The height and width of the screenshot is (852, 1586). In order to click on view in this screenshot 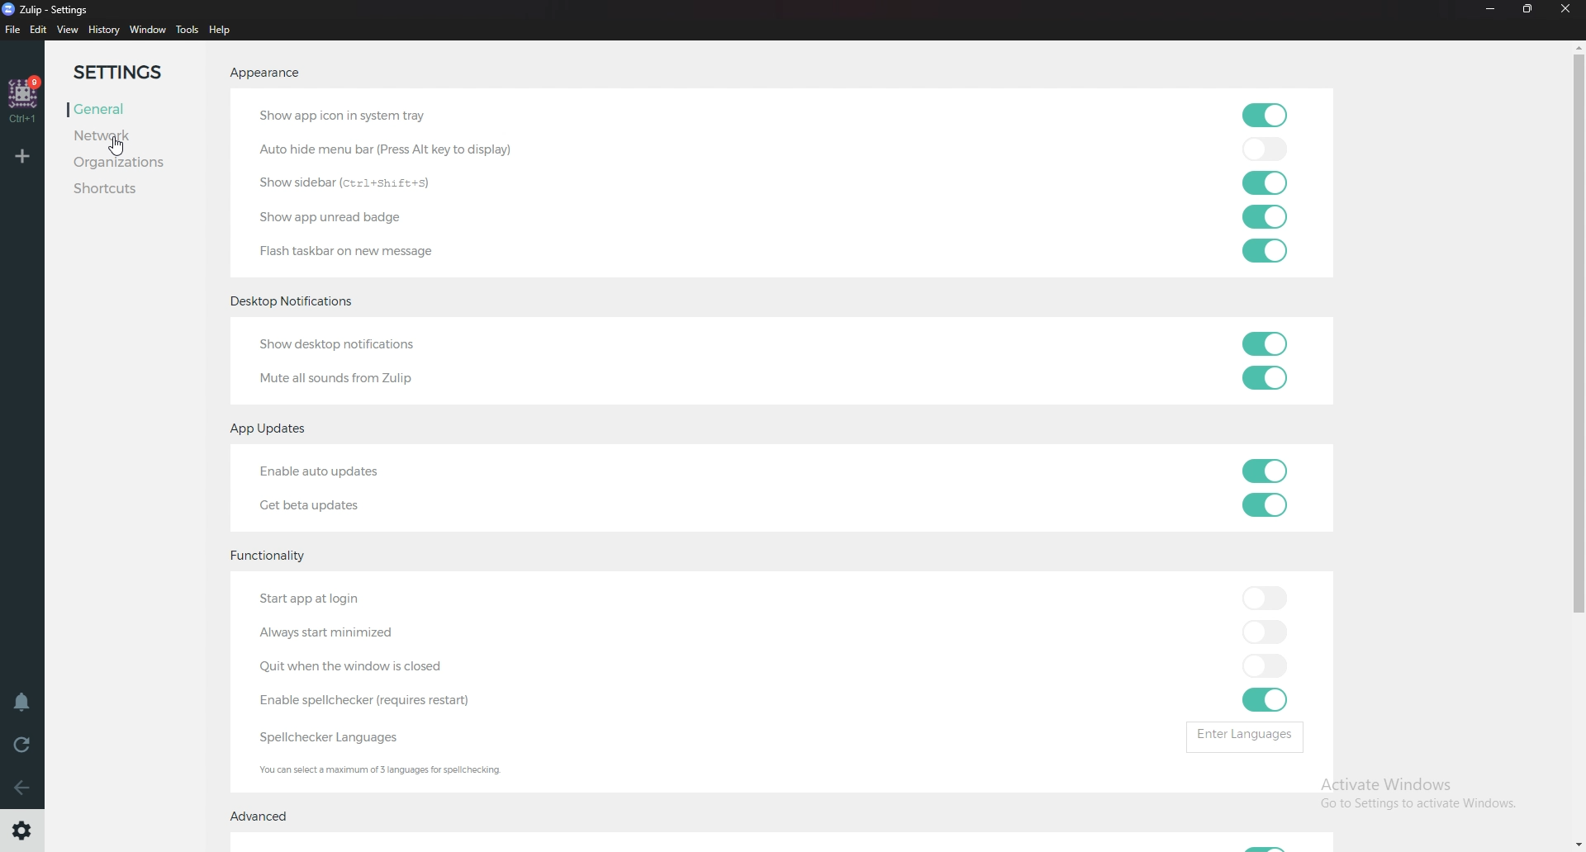, I will do `click(68, 31)`.